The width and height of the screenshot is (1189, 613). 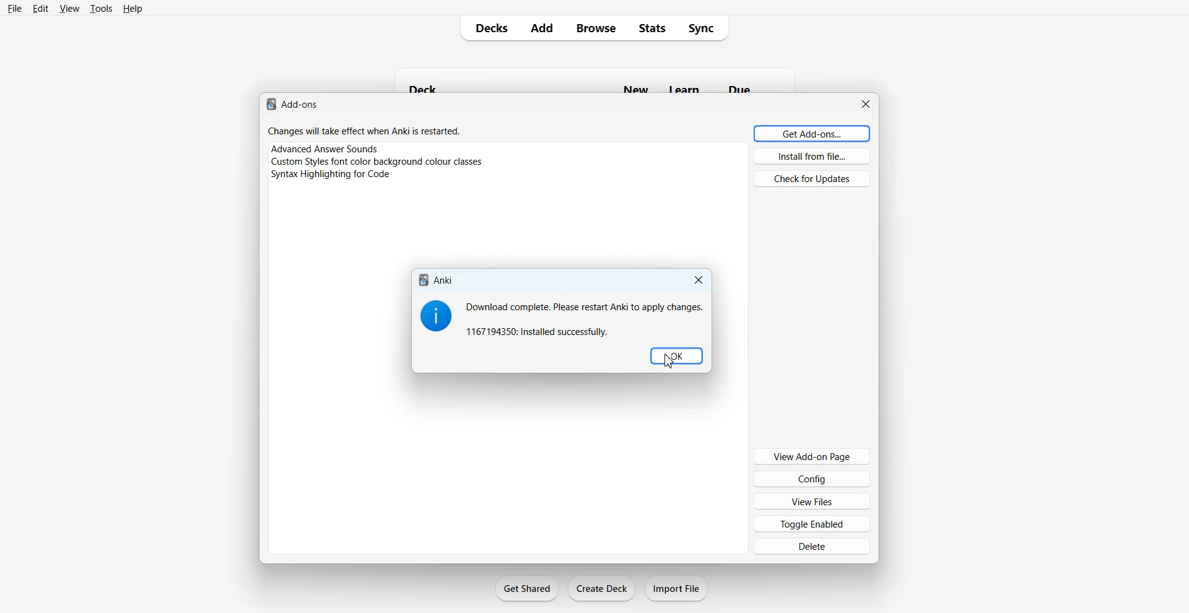 What do you see at coordinates (15, 8) in the screenshot?
I see `File` at bounding box center [15, 8].